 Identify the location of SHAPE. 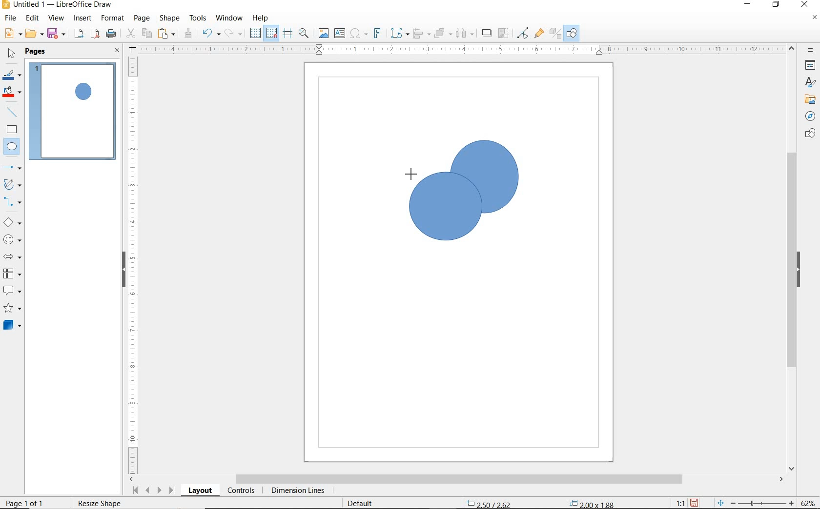
(170, 20).